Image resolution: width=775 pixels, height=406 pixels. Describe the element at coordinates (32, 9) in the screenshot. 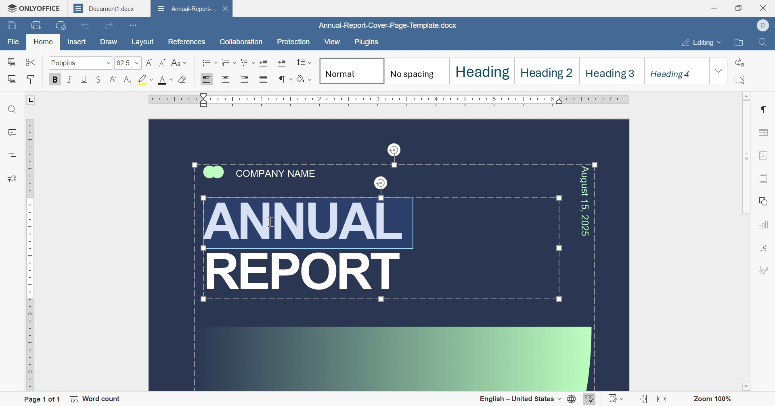

I see `ONLYOFFICE` at that location.